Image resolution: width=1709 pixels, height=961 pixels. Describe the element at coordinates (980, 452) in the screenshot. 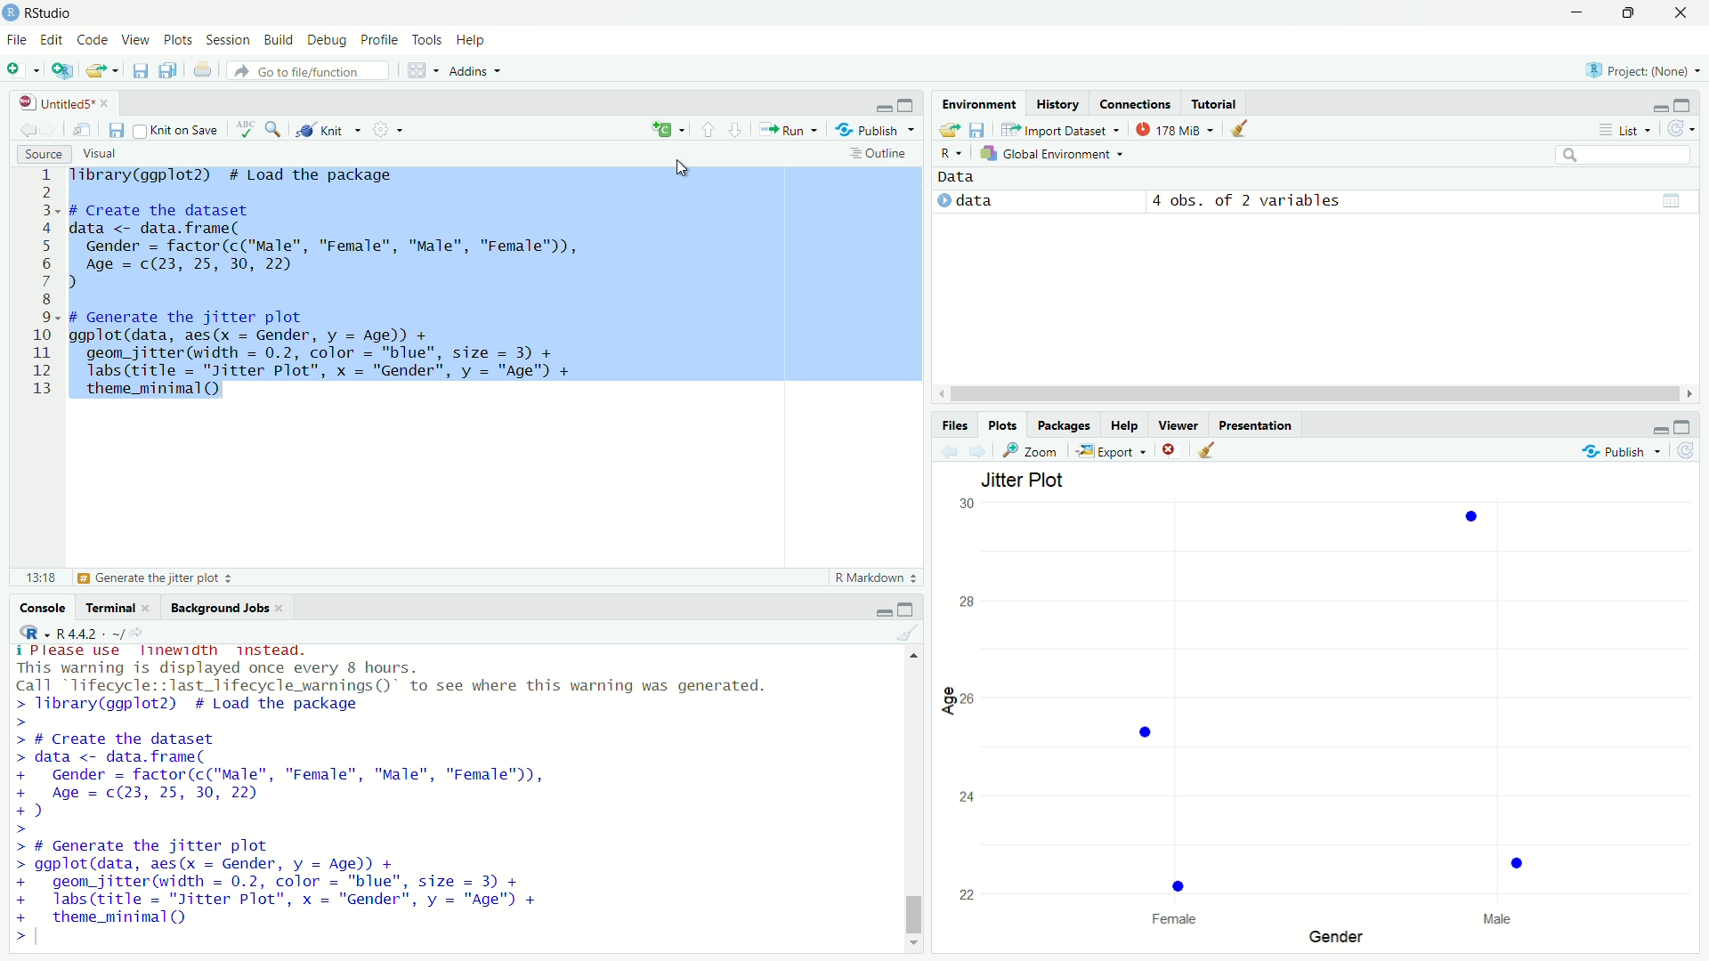

I see `next plot` at that location.